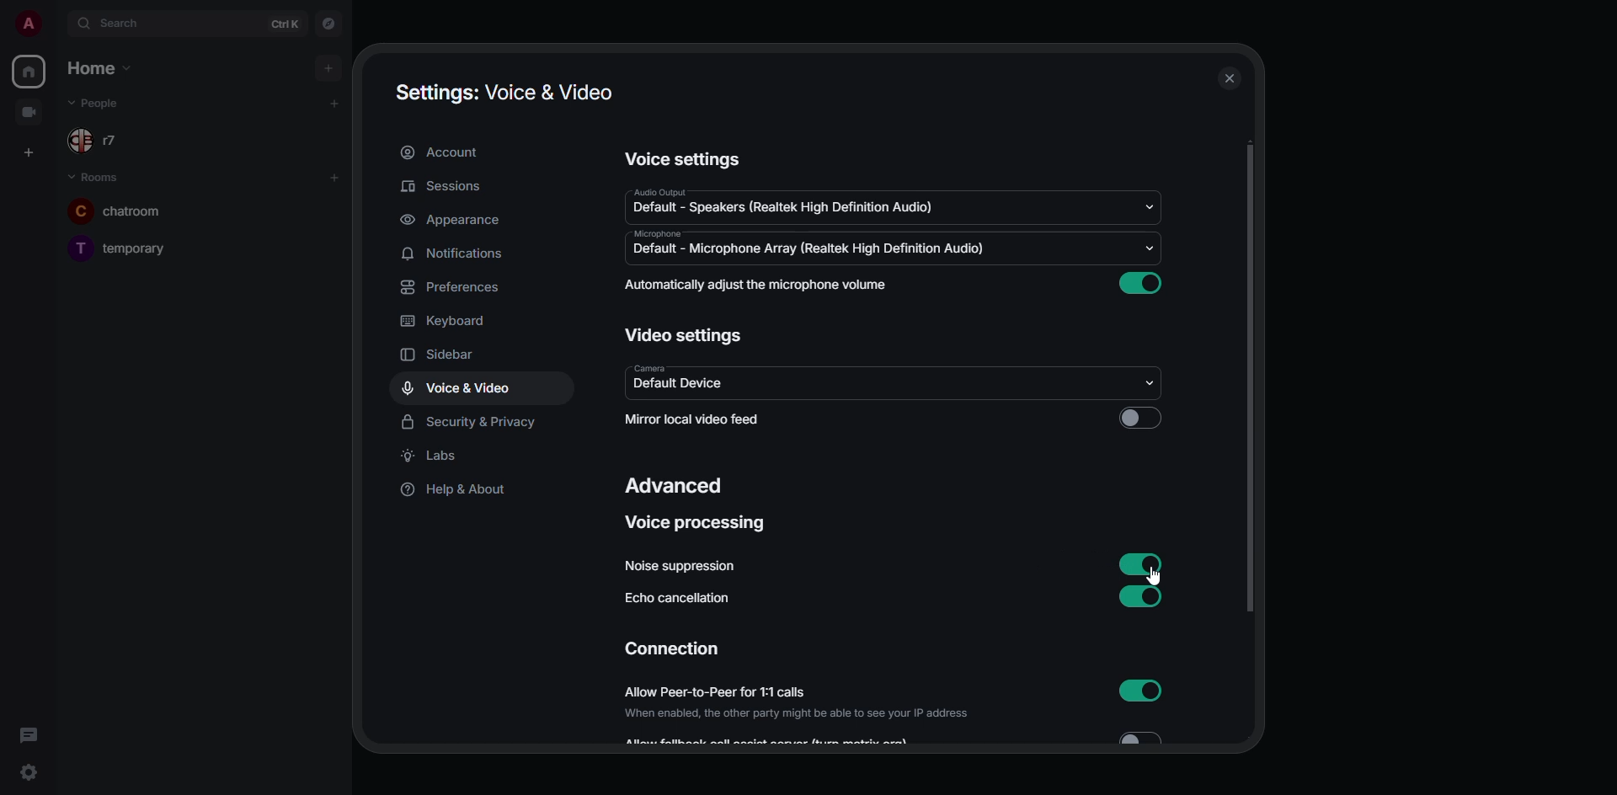  Describe the element at coordinates (124, 248) in the screenshot. I see `room` at that location.